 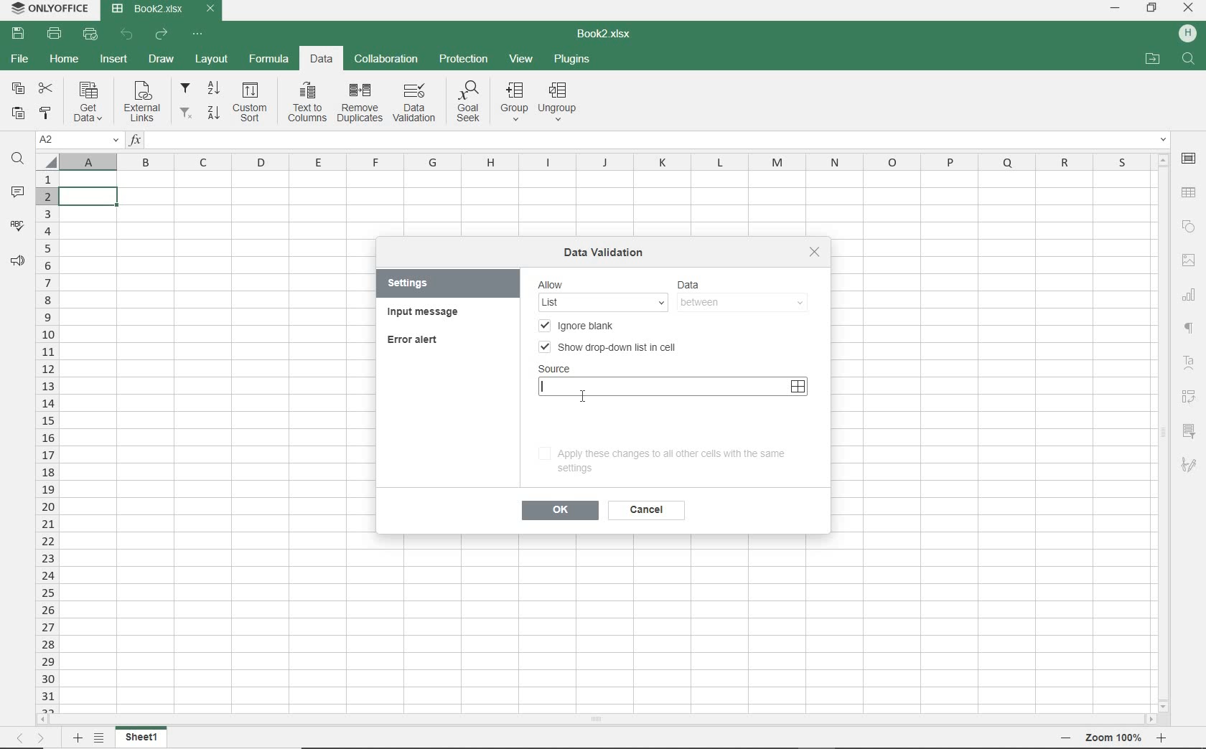 I want to click on COMMENTS, so click(x=16, y=193).